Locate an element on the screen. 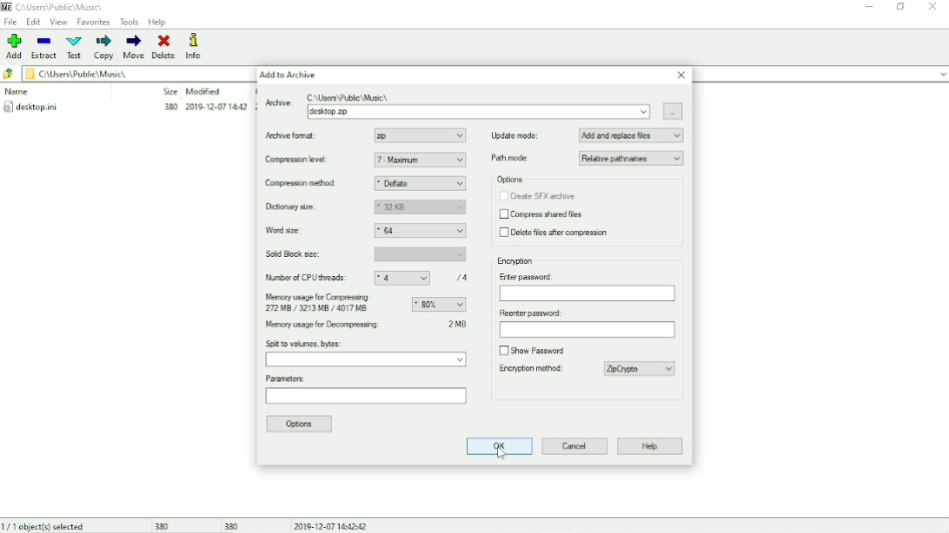  Zip is located at coordinates (420, 135).